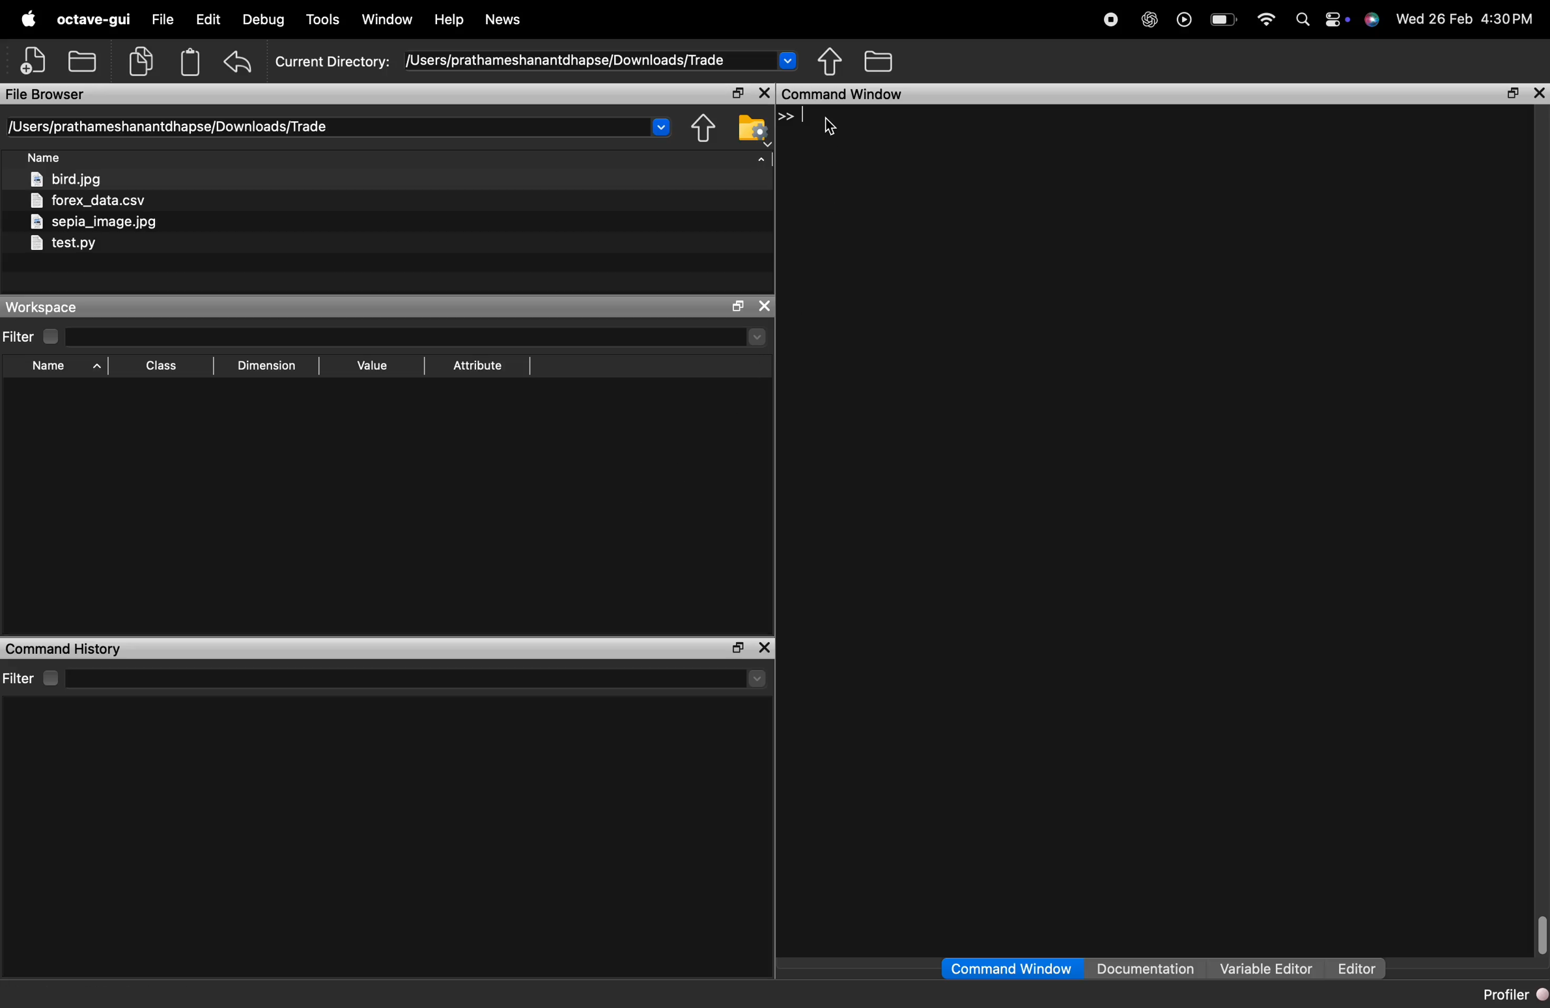  What do you see at coordinates (1512, 92) in the screenshot?
I see `open in separate window` at bounding box center [1512, 92].